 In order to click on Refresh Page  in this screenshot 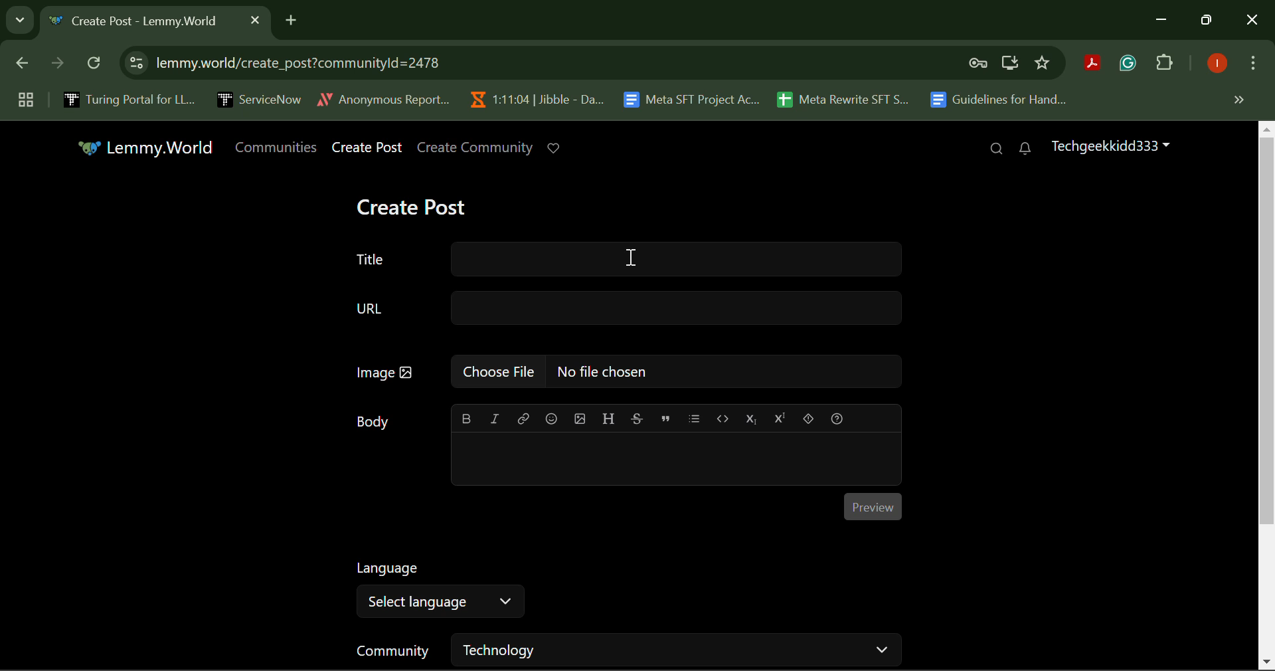, I will do `click(96, 64)`.